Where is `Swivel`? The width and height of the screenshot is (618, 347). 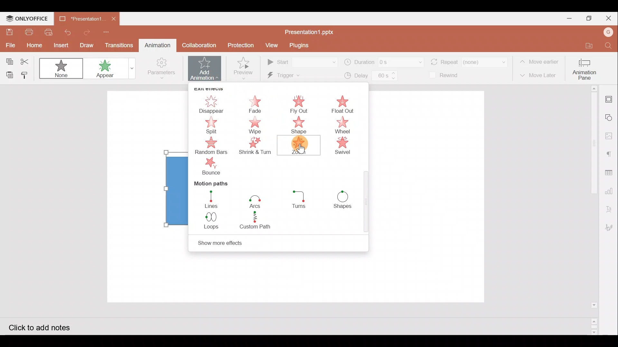 Swivel is located at coordinates (346, 147).